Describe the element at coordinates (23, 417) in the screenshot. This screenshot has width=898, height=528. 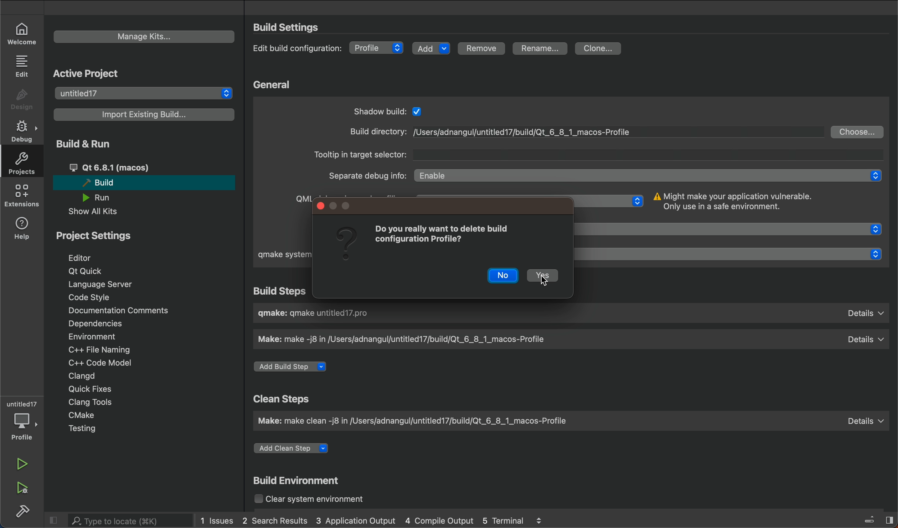
I see `debugger` at that location.